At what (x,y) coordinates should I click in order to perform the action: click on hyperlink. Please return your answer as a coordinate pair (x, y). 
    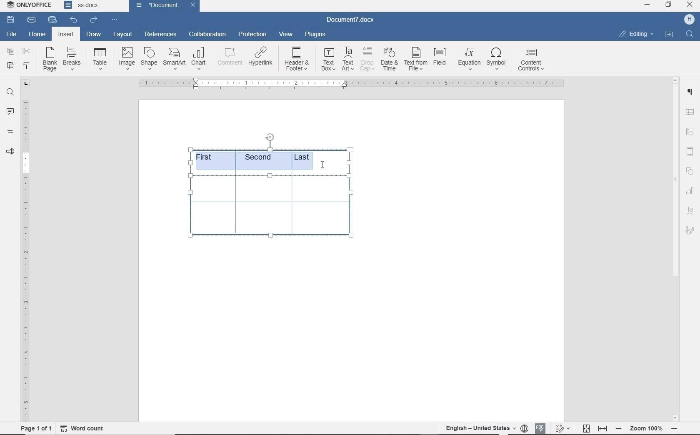
    Looking at the image, I should click on (262, 58).